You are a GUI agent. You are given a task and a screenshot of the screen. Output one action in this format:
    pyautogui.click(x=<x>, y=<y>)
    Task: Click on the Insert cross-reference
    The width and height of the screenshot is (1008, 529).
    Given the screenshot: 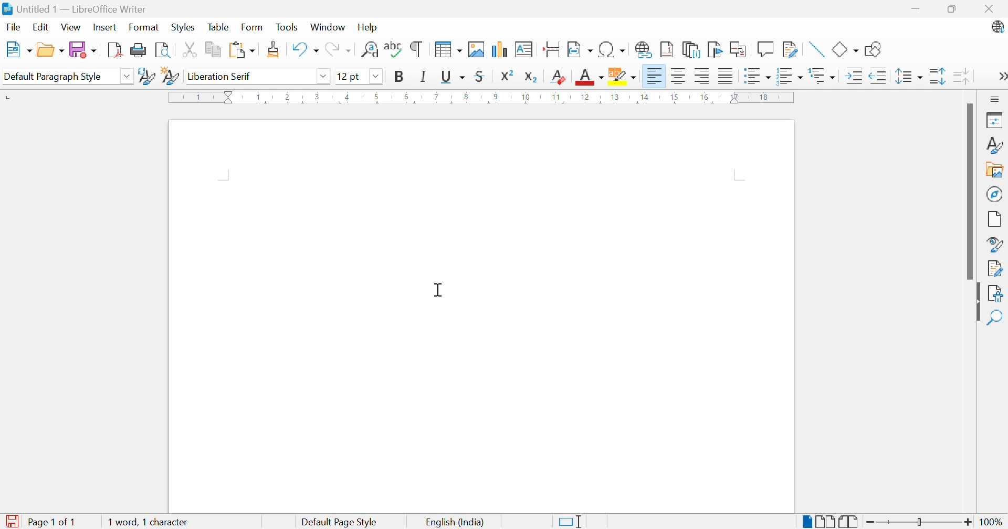 What is the action you would take?
    pyautogui.click(x=738, y=49)
    